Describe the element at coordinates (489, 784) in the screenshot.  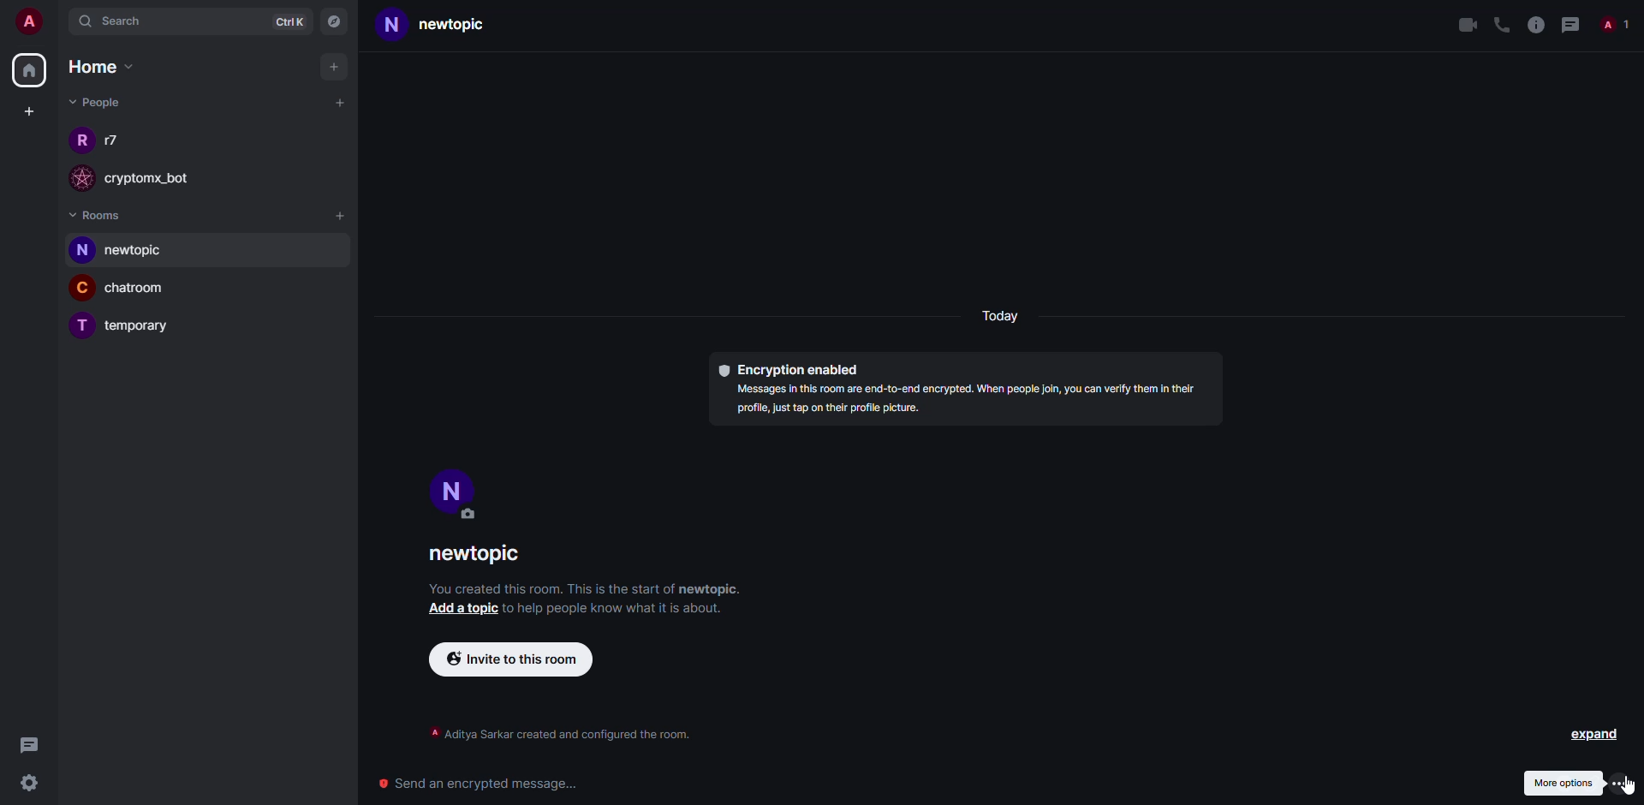
I see `Send an encrypted message...` at that location.